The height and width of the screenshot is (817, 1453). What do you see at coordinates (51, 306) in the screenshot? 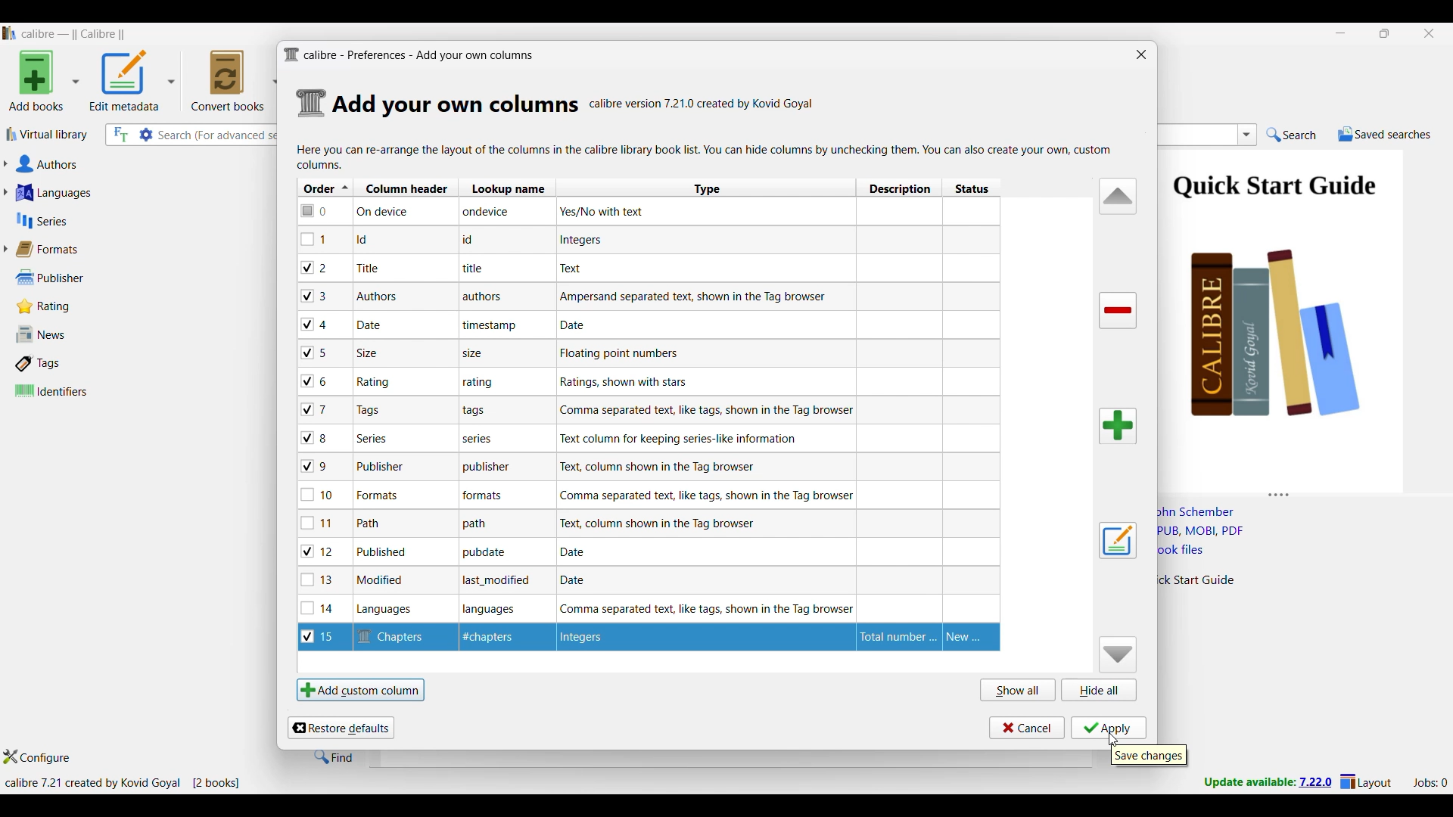
I see `Rating` at bounding box center [51, 306].